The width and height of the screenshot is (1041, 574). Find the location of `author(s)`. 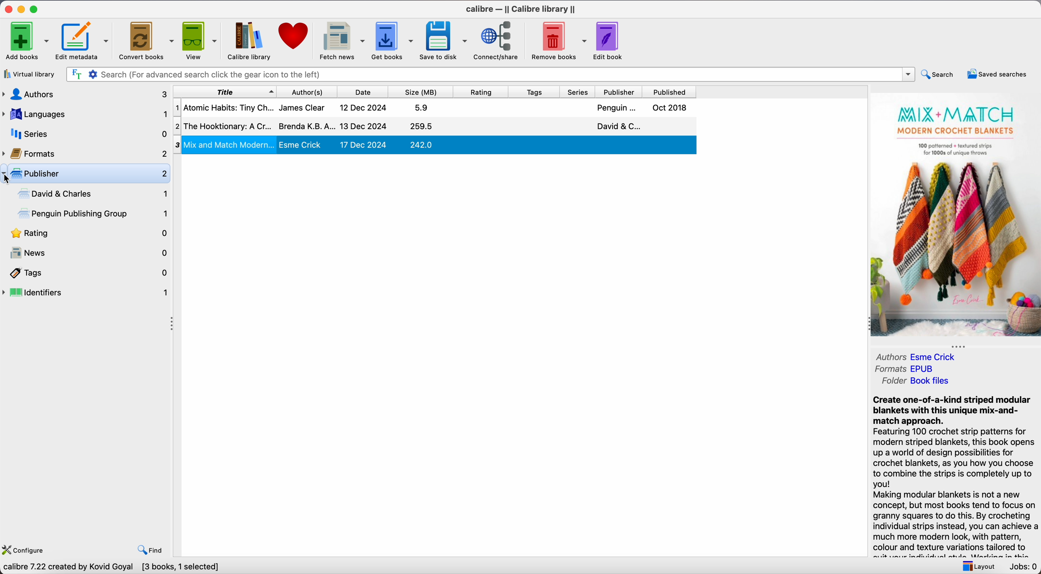

author(s) is located at coordinates (310, 91).